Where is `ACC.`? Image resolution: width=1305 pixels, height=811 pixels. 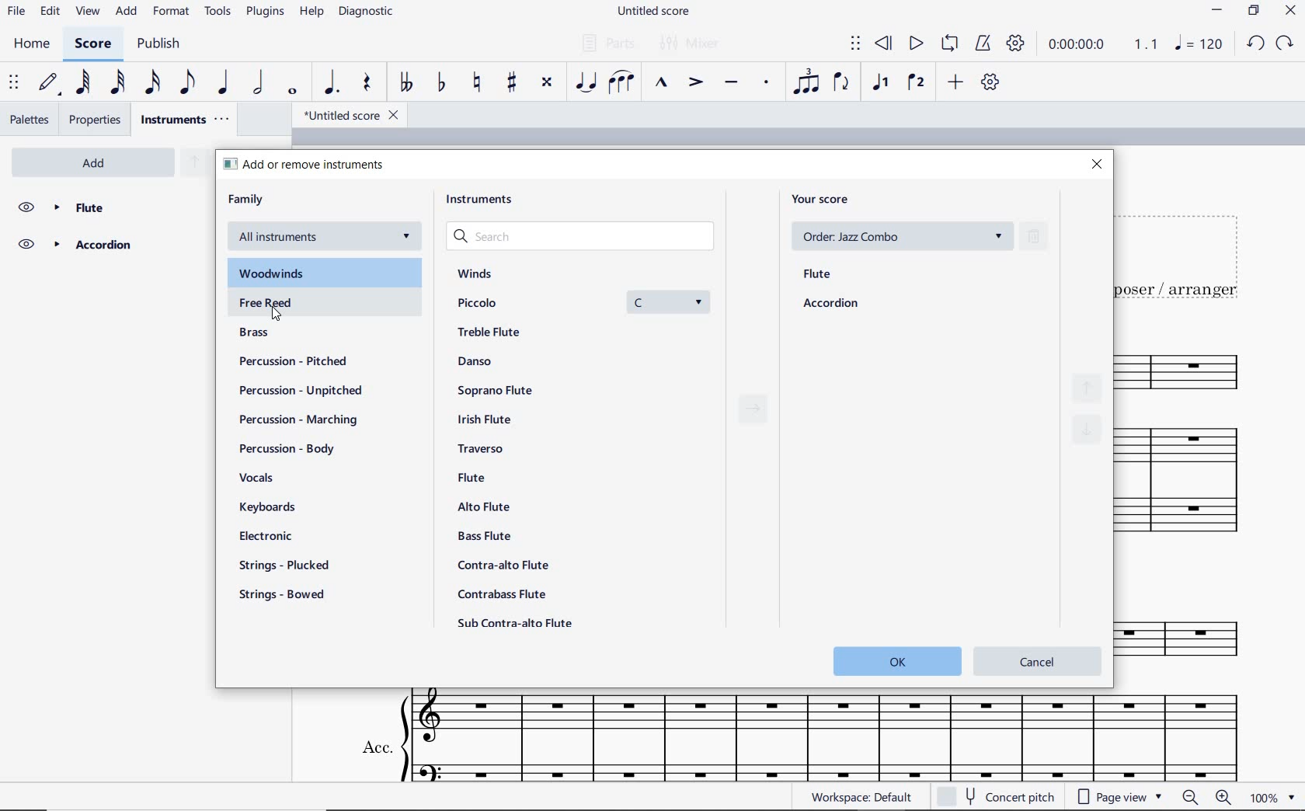 ACC. is located at coordinates (798, 736).